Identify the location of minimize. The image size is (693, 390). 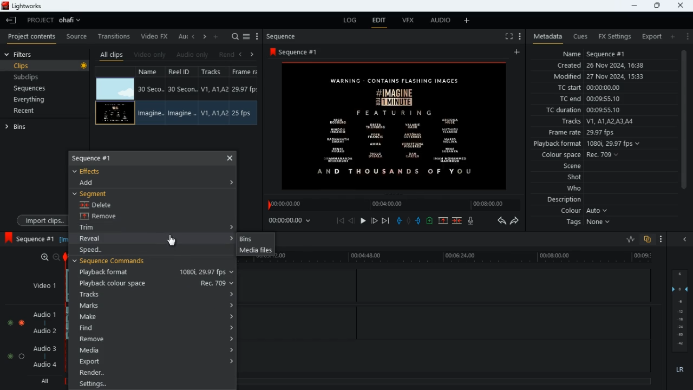
(633, 6).